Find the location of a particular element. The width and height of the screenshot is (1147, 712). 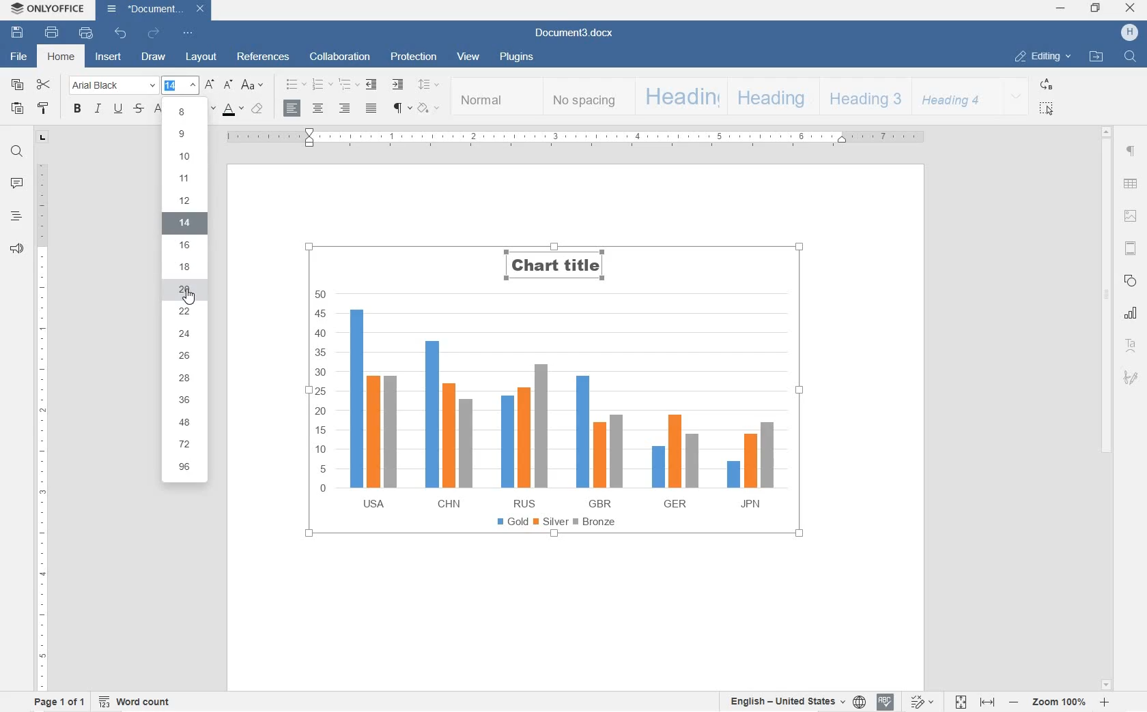

TITLE'S FONT NAME CHANGED is located at coordinates (561, 268).